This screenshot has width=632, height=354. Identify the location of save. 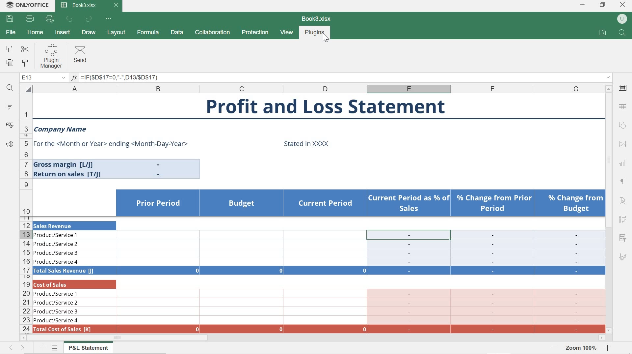
(11, 19).